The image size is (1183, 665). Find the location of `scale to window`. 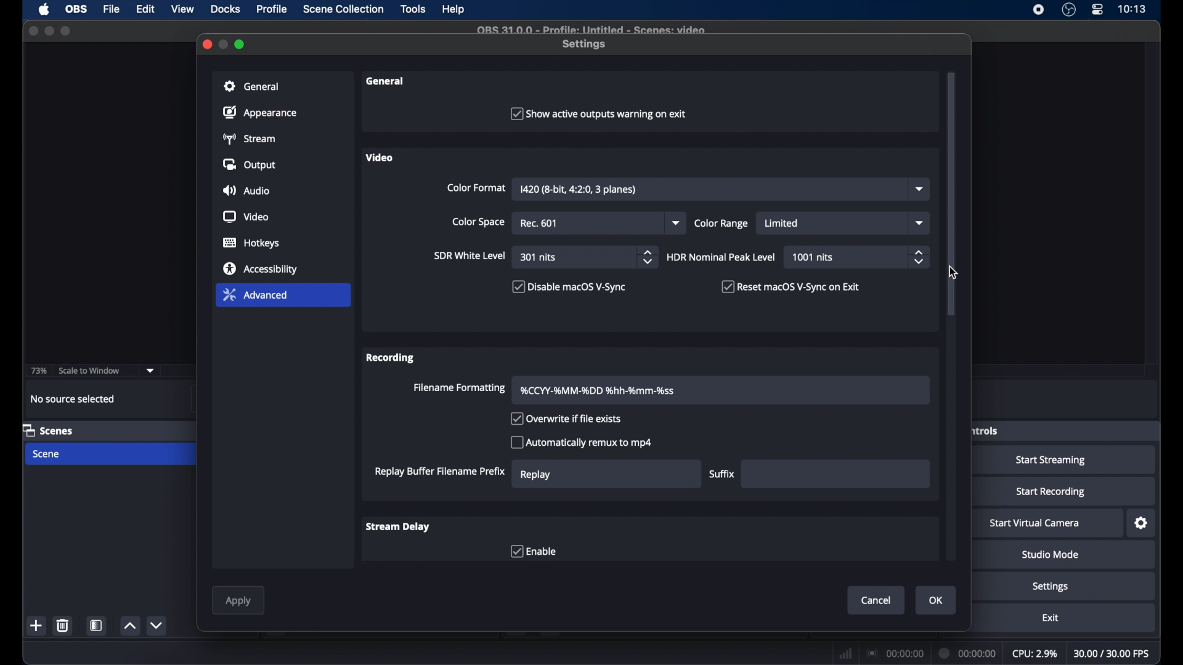

scale to window is located at coordinates (90, 370).